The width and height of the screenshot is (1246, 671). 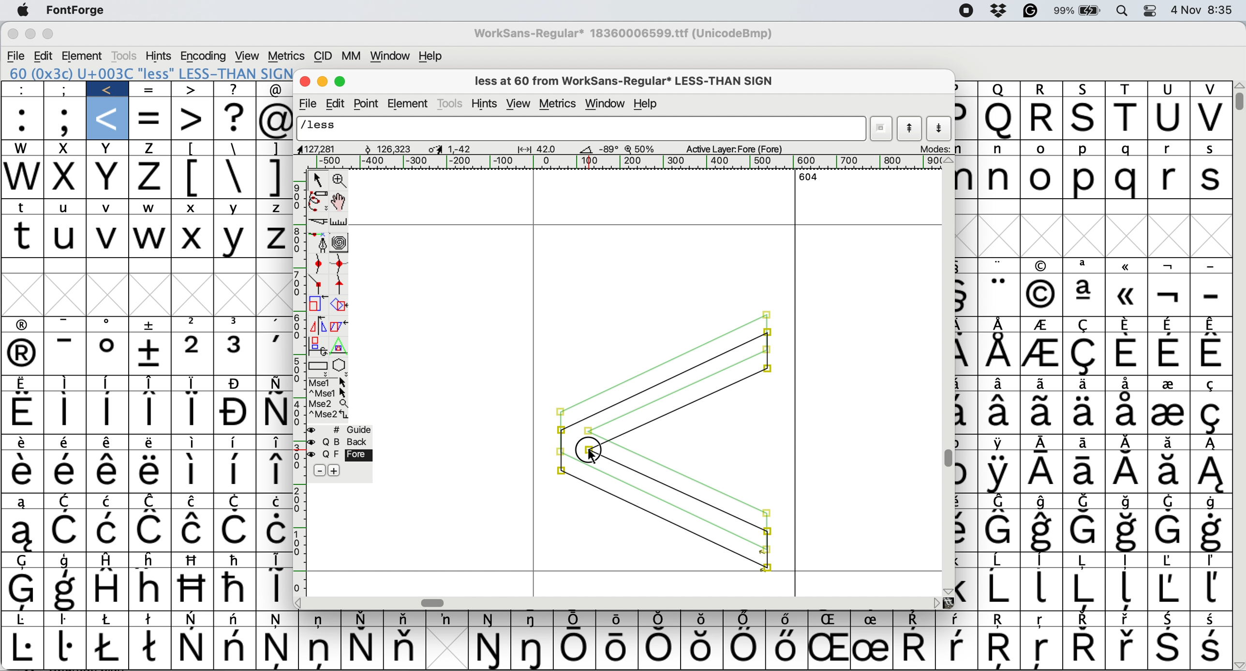 I want to click on scroll by hand, so click(x=341, y=198).